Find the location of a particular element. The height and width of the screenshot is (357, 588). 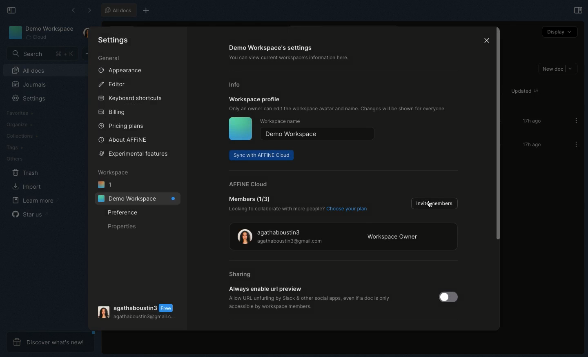

Properties is located at coordinates (121, 227).